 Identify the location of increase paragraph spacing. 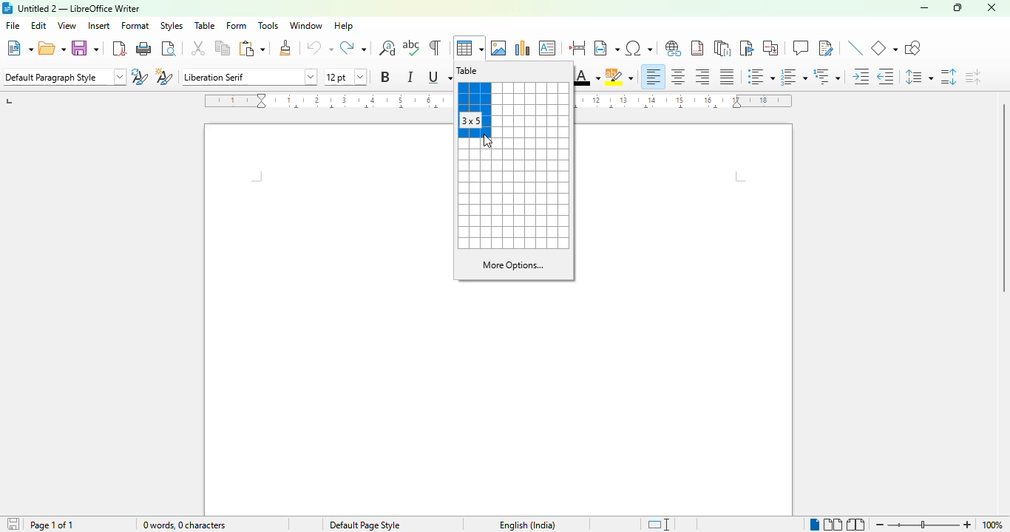
(949, 77).